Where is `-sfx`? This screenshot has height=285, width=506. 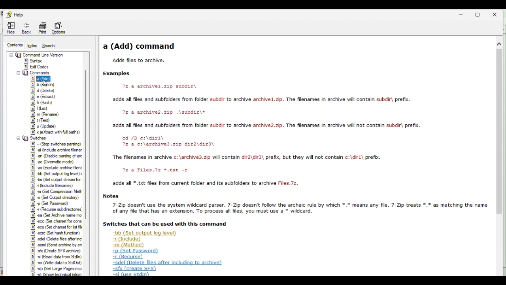
-sfx is located at coordinates (134, 269).